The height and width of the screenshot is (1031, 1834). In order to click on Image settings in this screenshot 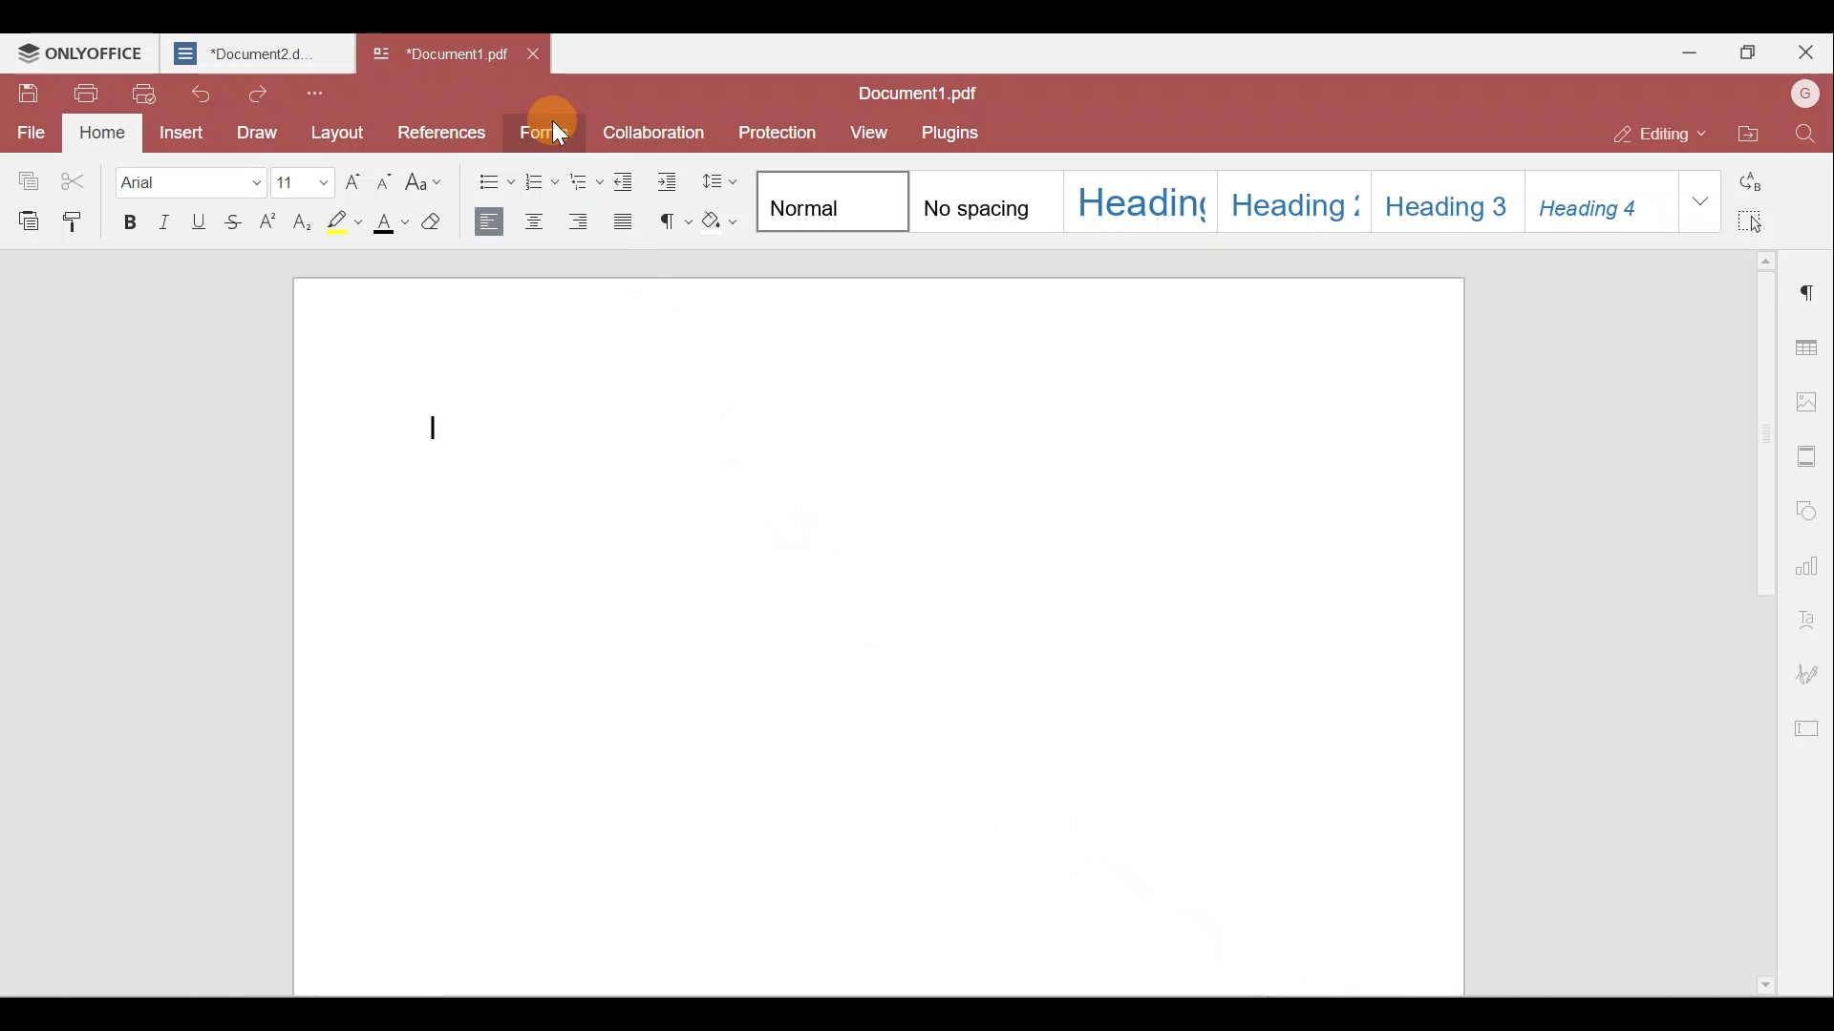, I will do `click(1807, 400)`.